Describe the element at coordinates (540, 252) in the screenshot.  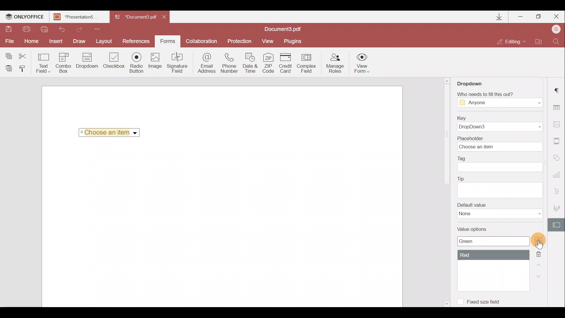
I see `Remove` at that location.